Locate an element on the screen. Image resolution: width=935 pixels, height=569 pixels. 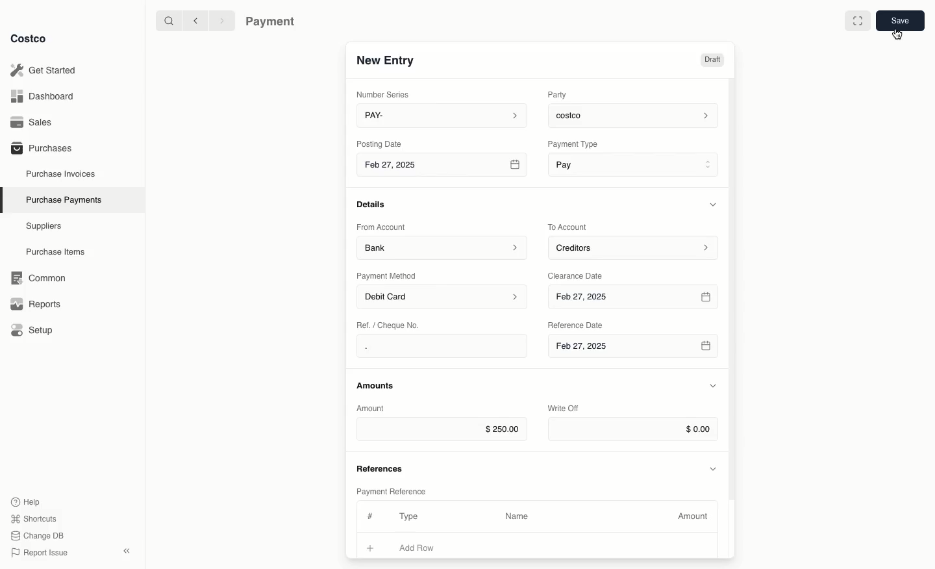
New Entry is located at coordinates (386, 60).